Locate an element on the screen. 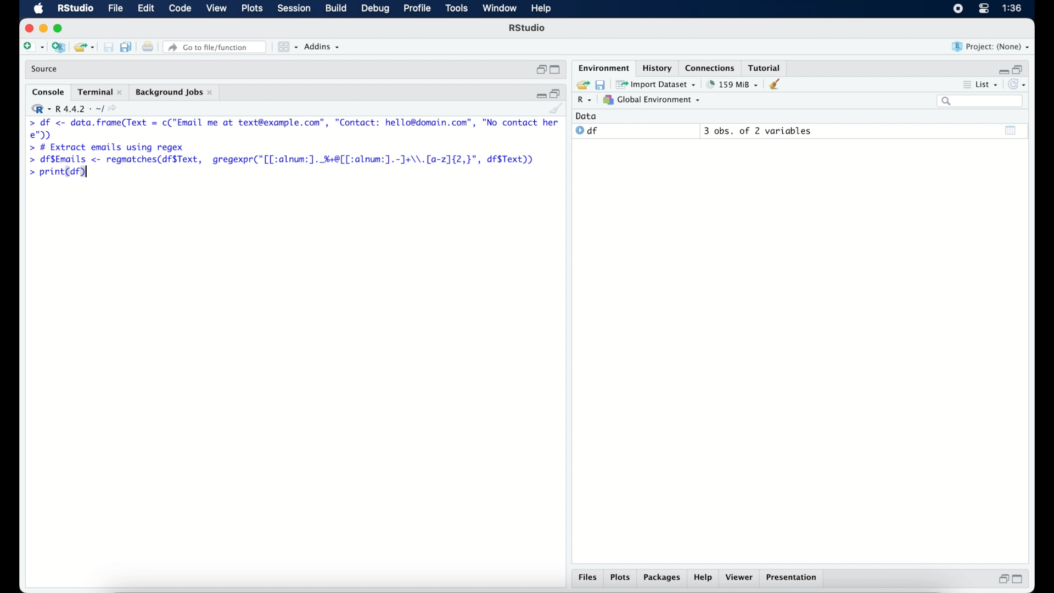 The height and width of the screenshot is (593, 1054). viewer is located at coordinates (741, 578).